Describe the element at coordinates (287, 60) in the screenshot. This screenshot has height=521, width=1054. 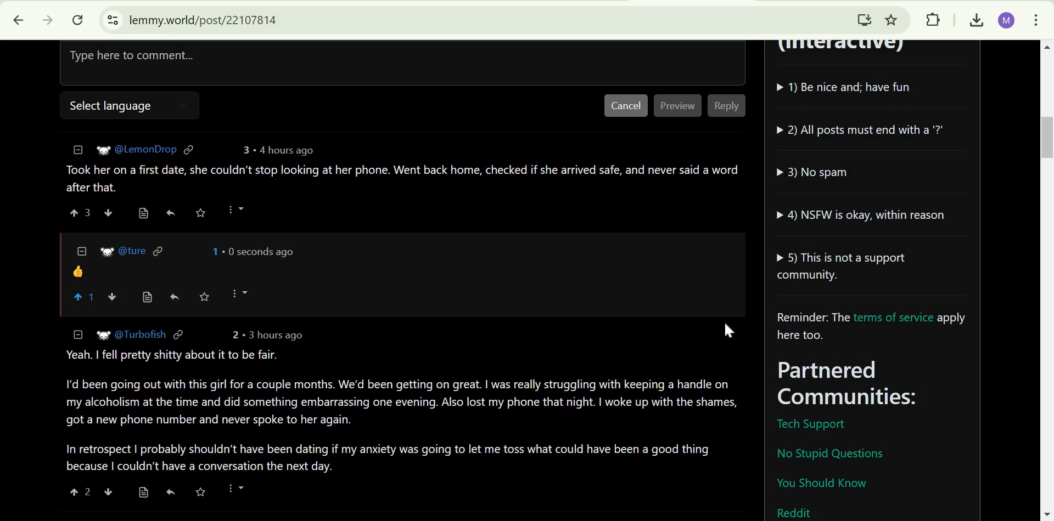
I see `Type here to comment...` at that location.